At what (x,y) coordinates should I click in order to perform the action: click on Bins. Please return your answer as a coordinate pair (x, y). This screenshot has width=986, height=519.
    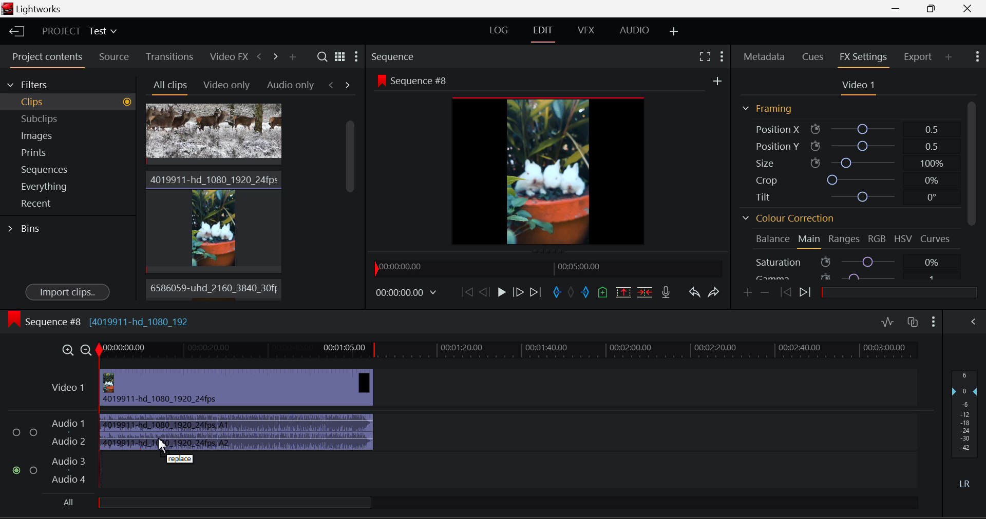
    Looking at the image, I should click on (25, 230).